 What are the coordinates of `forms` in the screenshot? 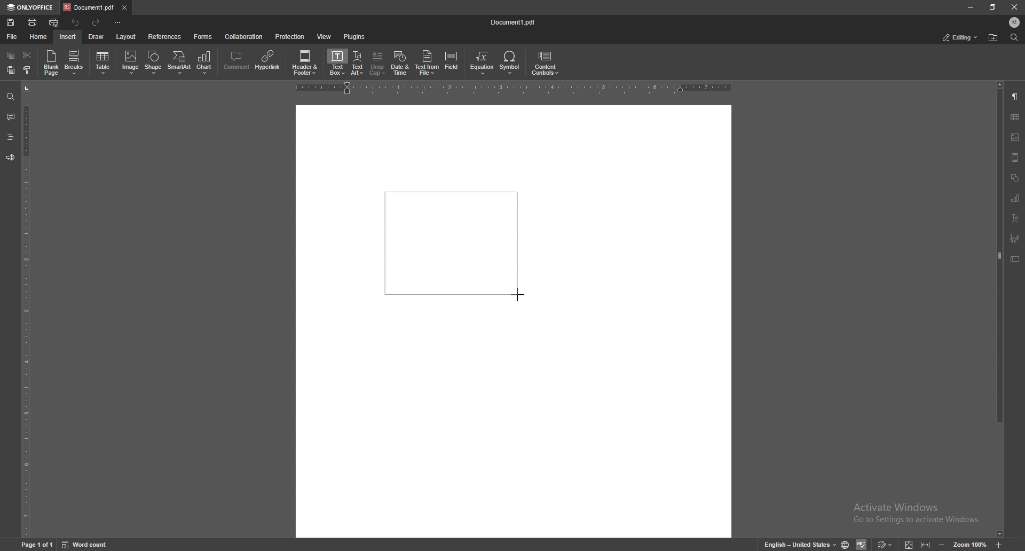 It's located at (204, 37).